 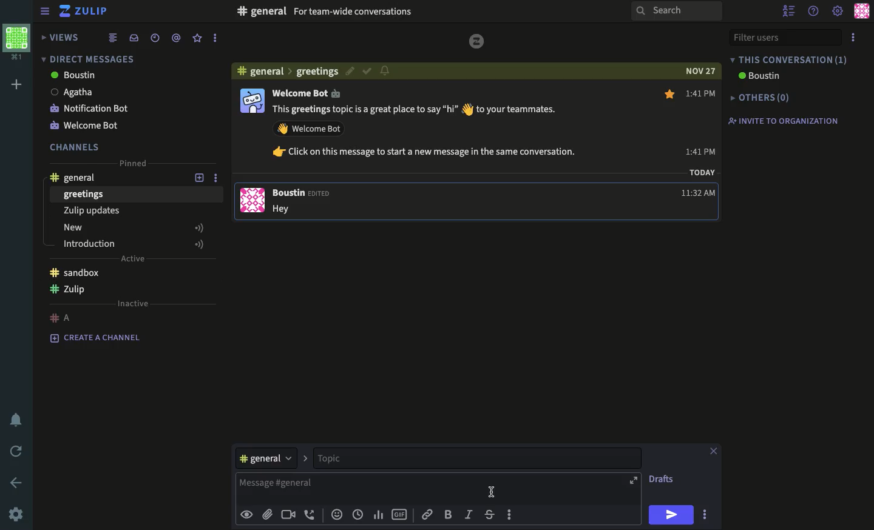 I want to click on chart, so click(x=380, y=515).